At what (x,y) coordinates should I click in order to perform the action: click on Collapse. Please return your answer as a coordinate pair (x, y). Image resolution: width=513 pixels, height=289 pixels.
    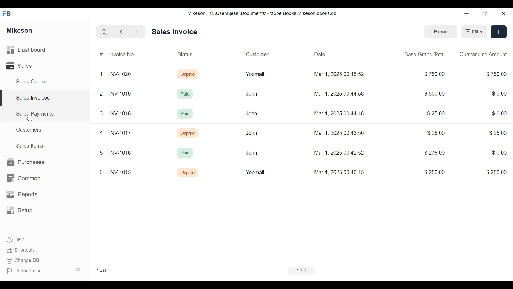
    Looking at the image, I should click on (80, 270).